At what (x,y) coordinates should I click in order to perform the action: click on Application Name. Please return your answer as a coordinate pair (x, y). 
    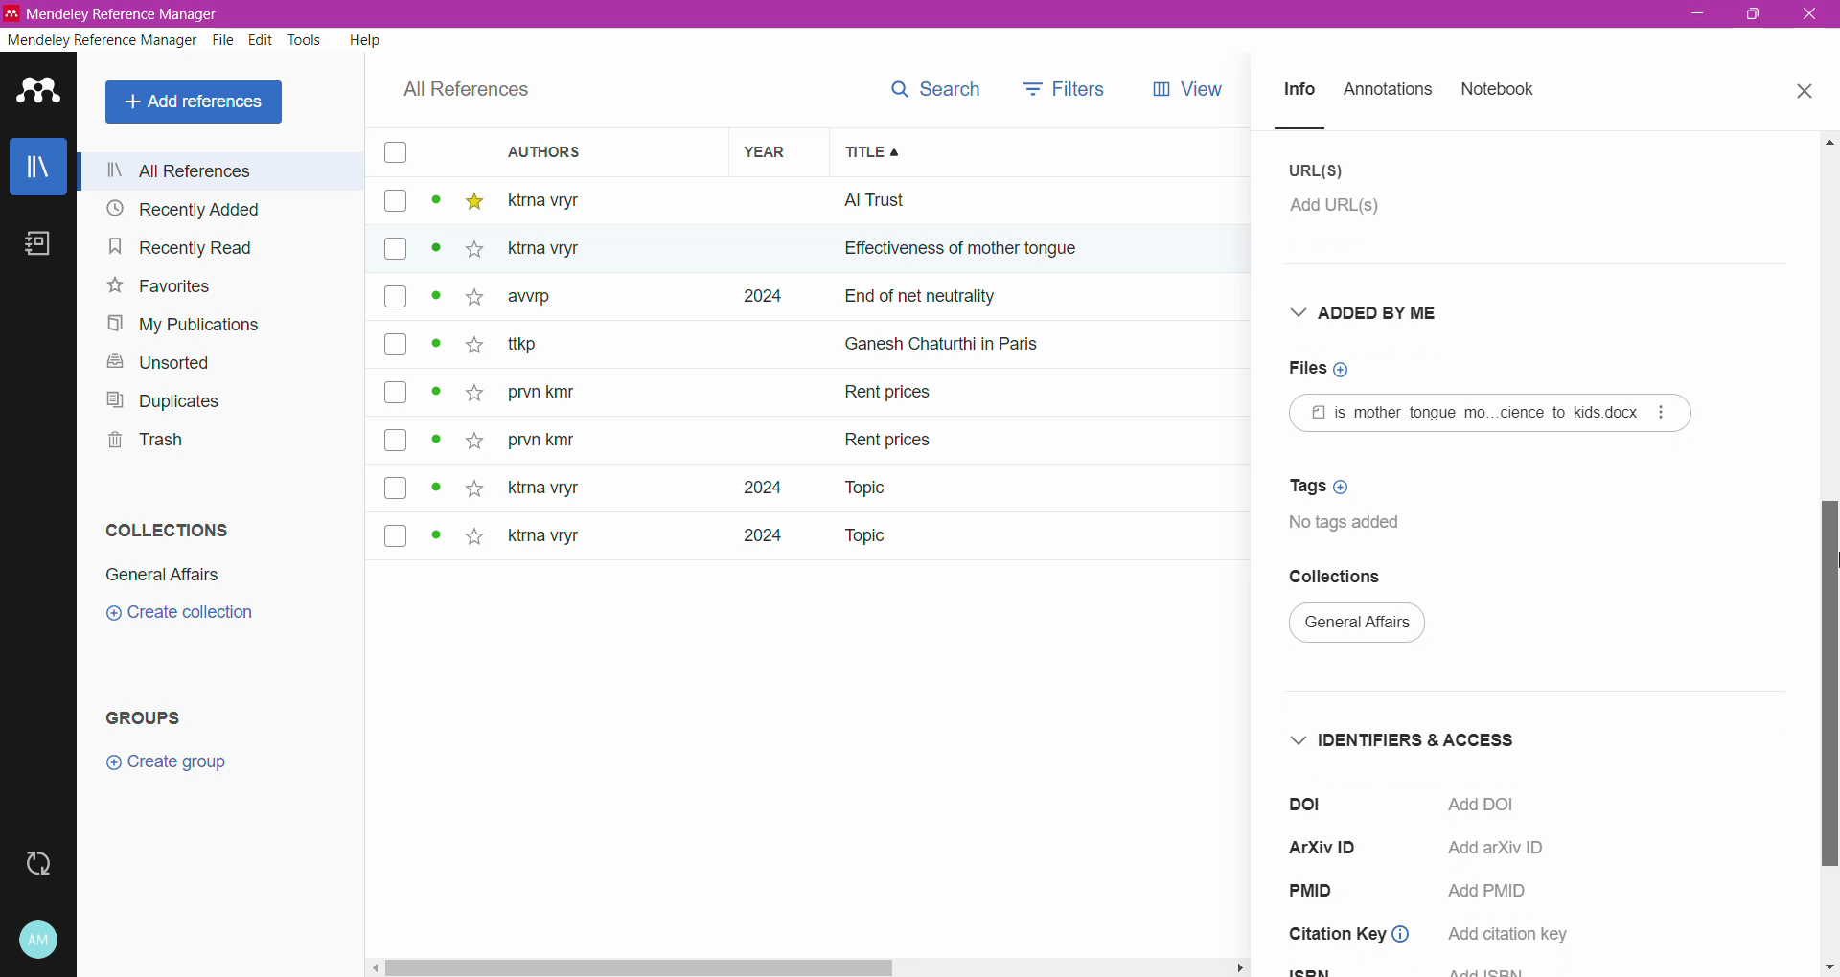
    Looking at the image, I should click on (130, 13).